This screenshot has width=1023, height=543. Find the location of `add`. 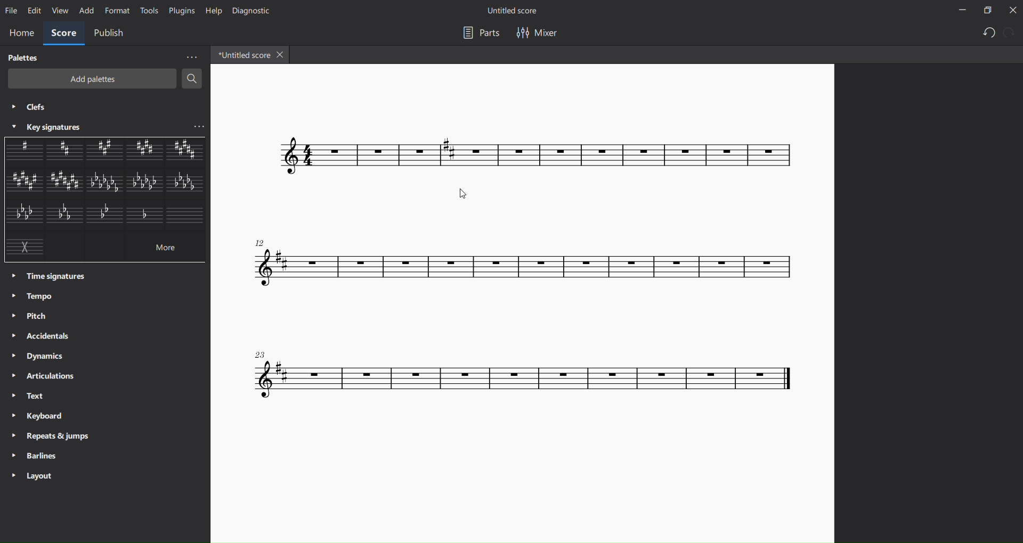

add is located at coordinates (86, 10).